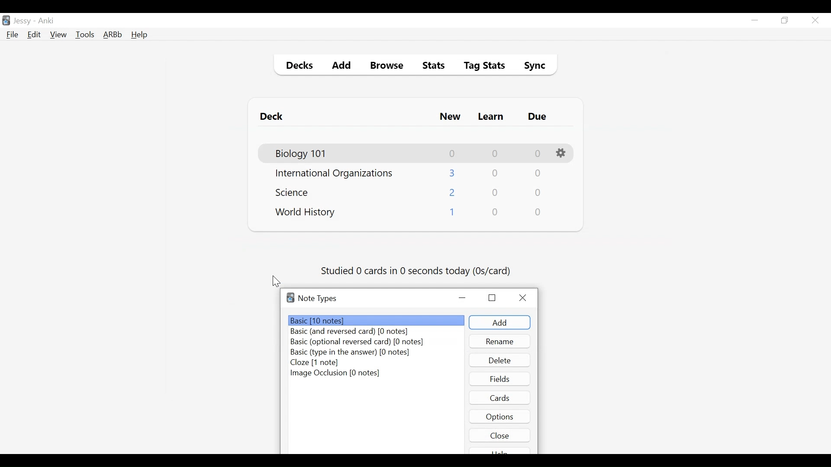 The image size is (831, 467). I want to click on New Card Count, so click(453, 193).